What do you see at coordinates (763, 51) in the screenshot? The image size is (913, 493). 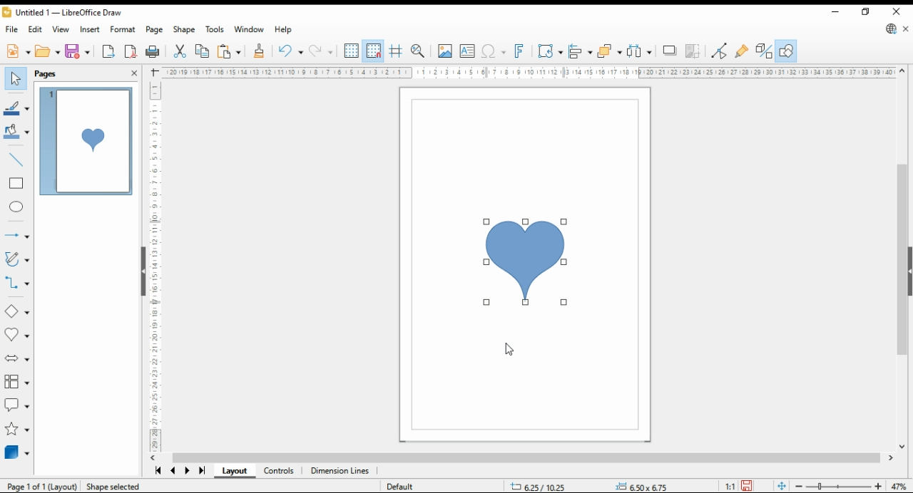 I see `toggle extrusions` at bounding box center [763, 51].